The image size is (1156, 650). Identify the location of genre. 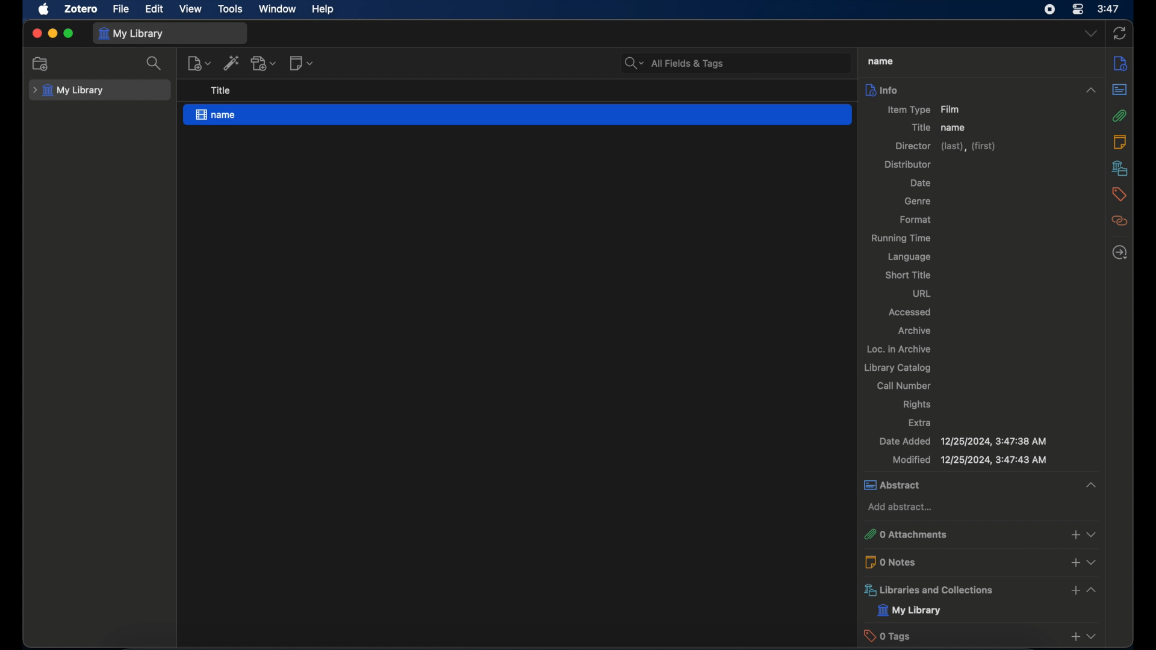
(918, 201).